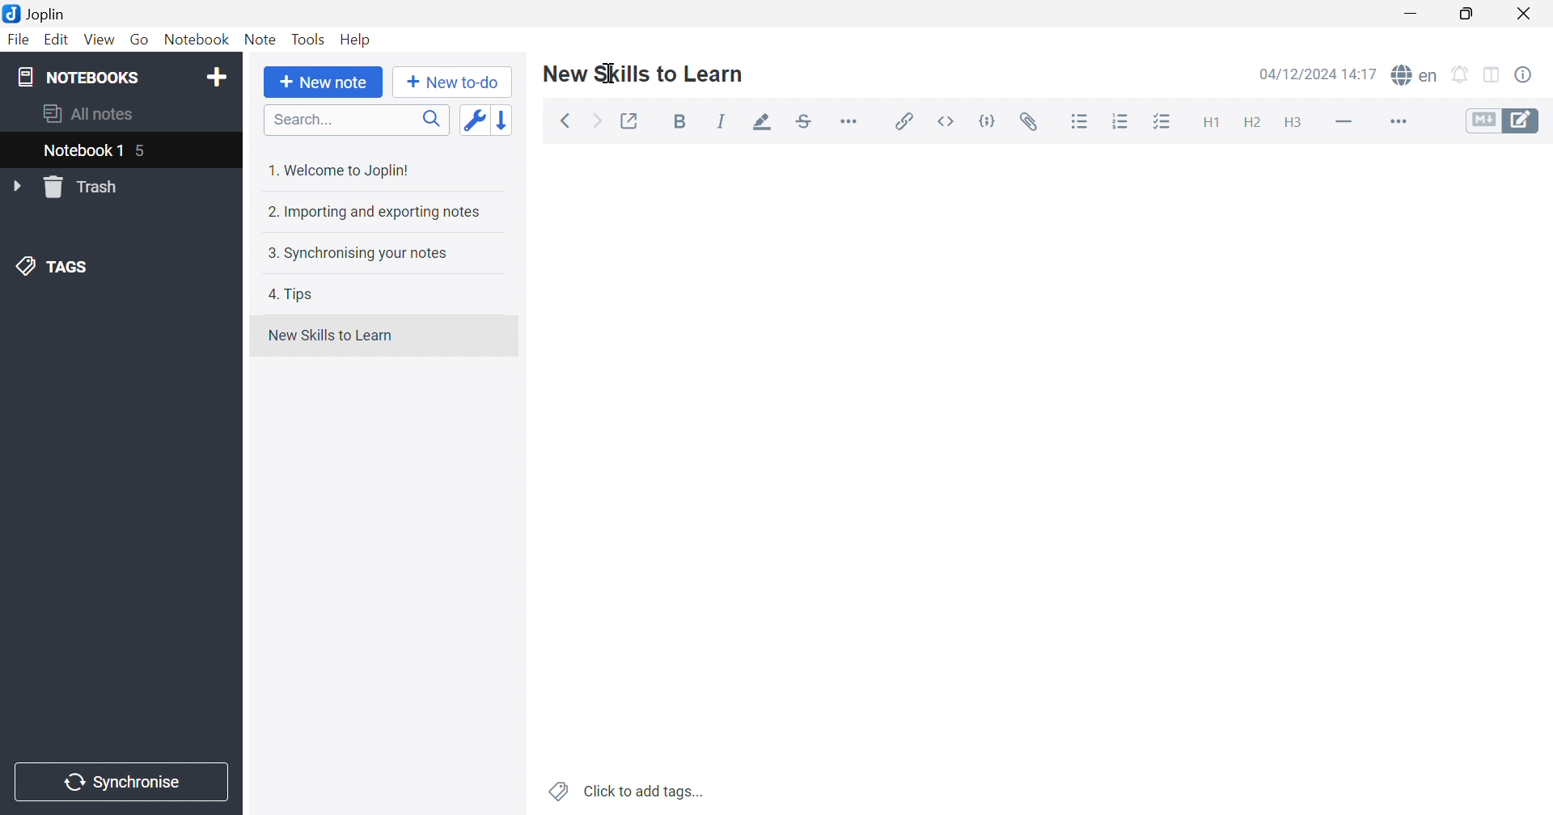 The width and height of the screenshot is (1553, 815). I want to click on Notebook1, so click(80, 150).